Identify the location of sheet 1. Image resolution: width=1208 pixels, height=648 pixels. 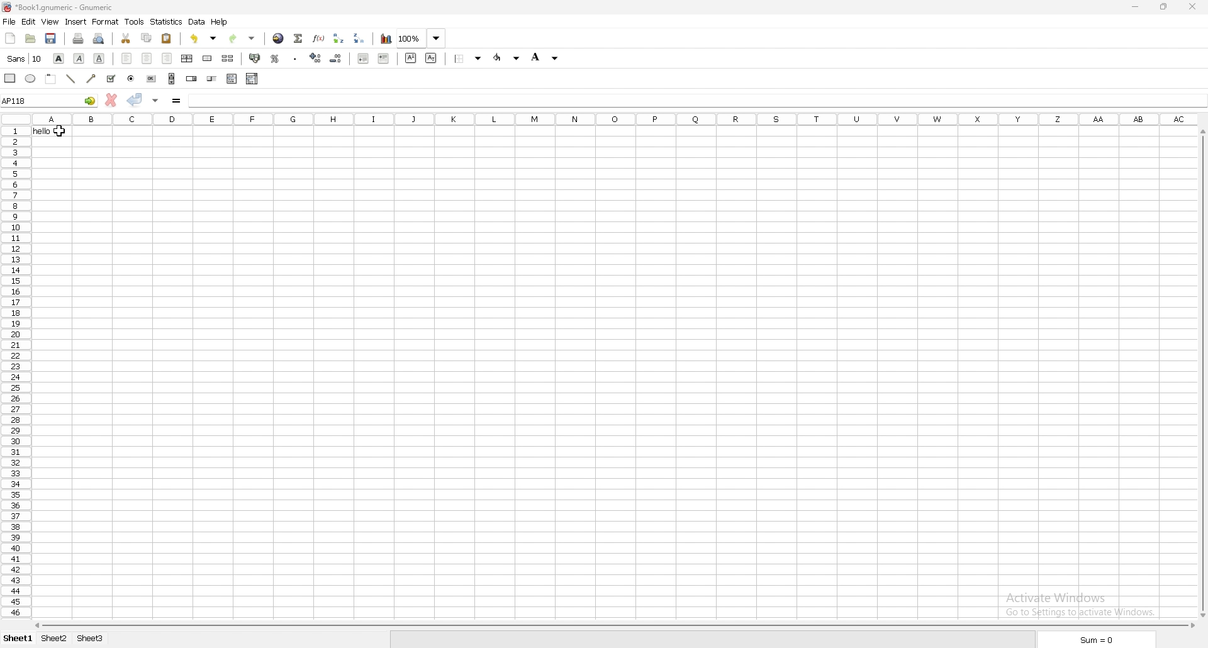
(19, 639).